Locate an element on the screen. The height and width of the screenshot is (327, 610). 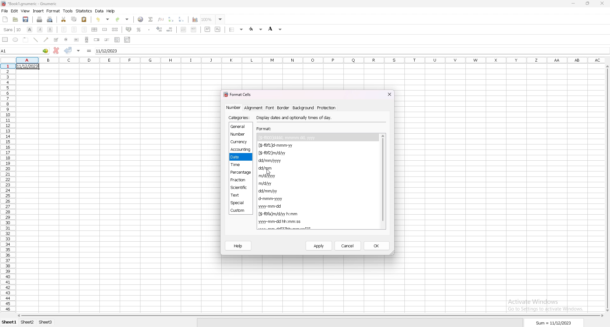
[$-f8f2]m/d/yy is located at coordinates (274, 153).